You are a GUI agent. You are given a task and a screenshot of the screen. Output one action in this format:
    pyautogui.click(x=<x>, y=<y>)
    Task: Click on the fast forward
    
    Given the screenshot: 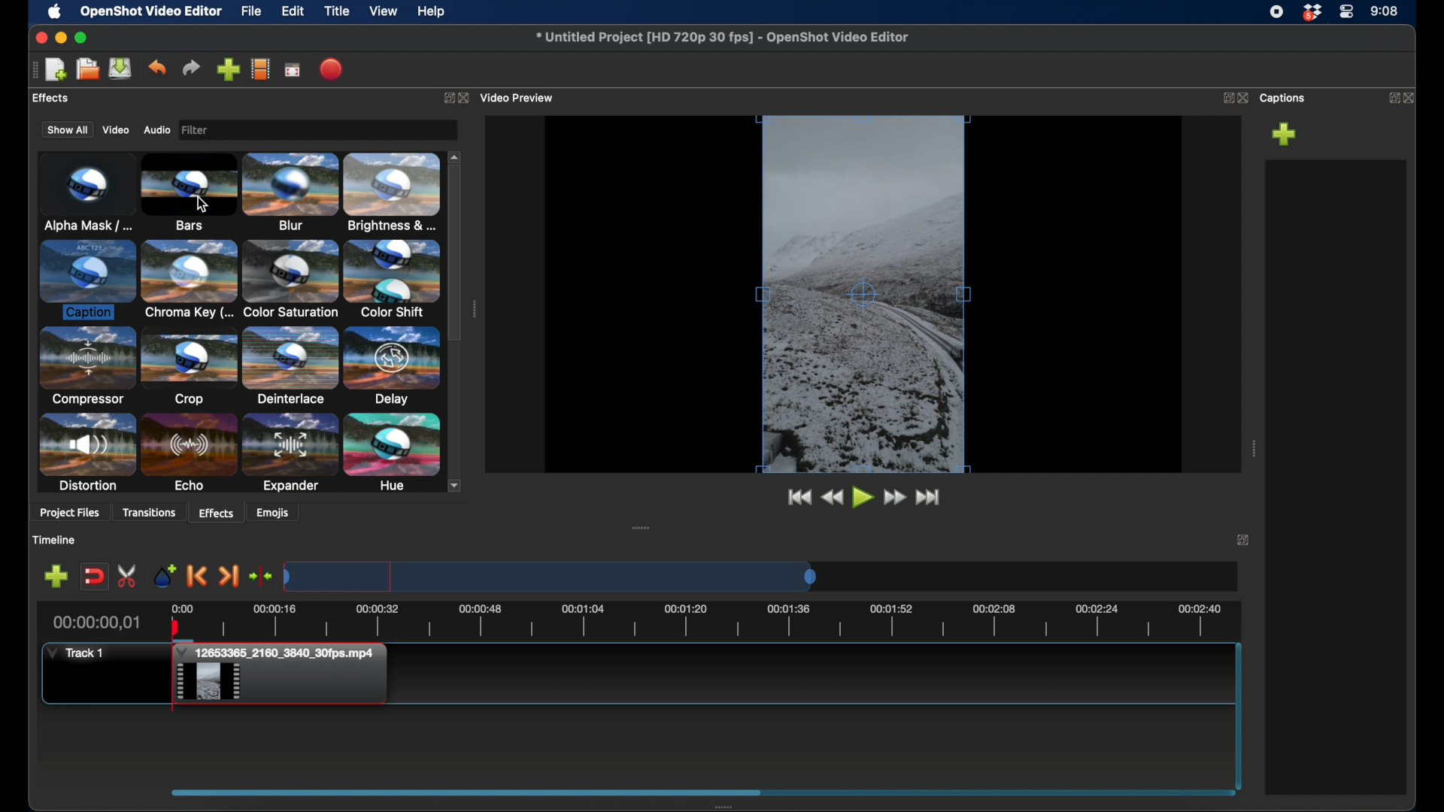 What is the action you would take?
    pyautogui.click(x=896, y=497)
    